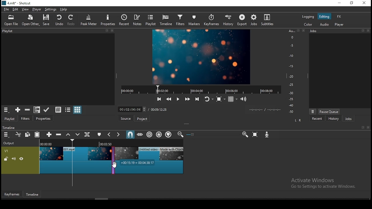 The height and width of the screenshot is (209, 372). Describe the element at coordinates (6, 9) in the screenshot. I see `file` at that location.